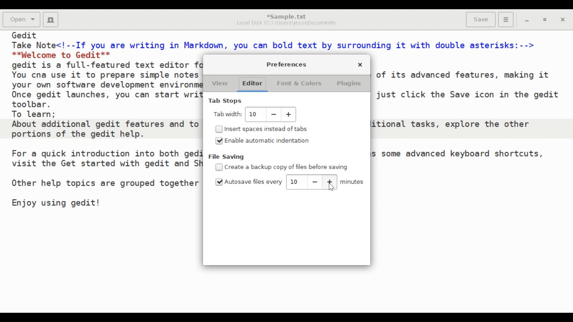 The height and width of the screenshot is (322, 573). Describe the element at coordinates (315, 182) in the screenshot. I see `decrease` at that location.